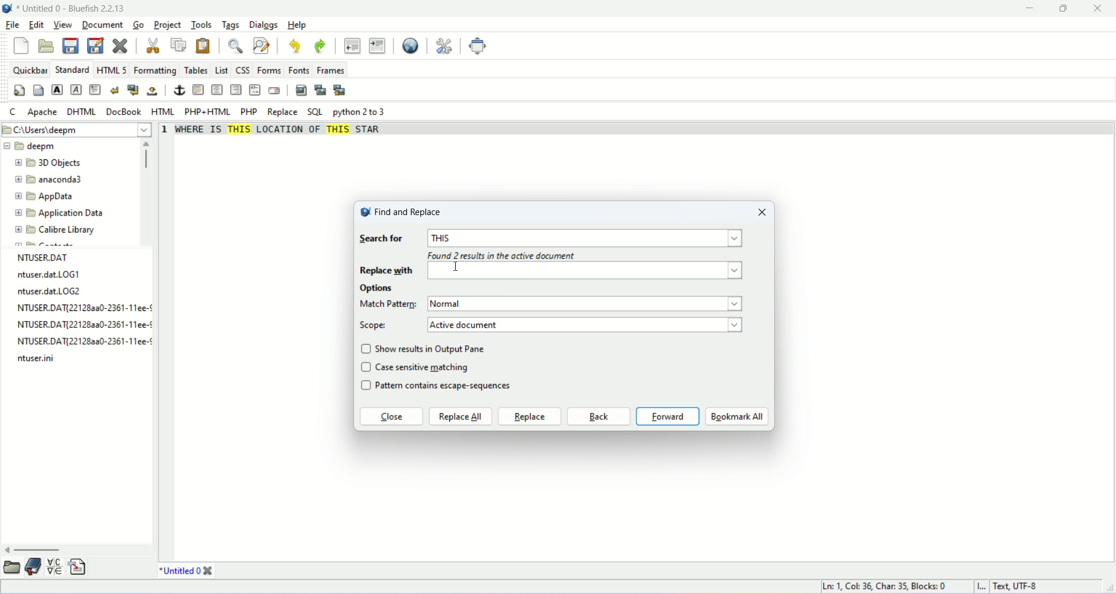  What do you see at coordinates (39, 91) in the screenshot?
I see `body` at bounding box center [39, 91].